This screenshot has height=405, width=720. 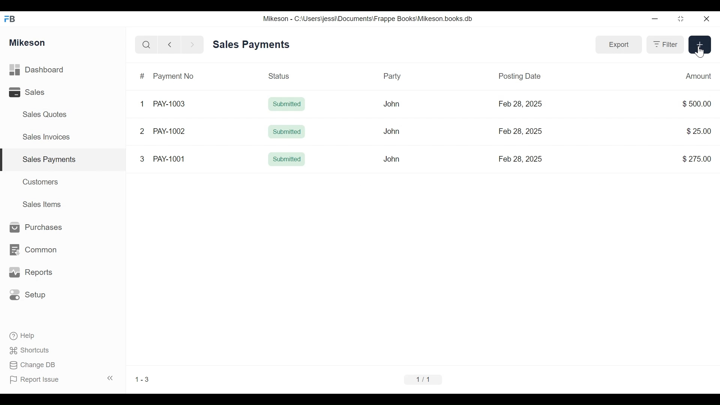 What do you see at coordinates (28, 336) in the screenshot?
I see `Help` at bounding box center [28, 336].